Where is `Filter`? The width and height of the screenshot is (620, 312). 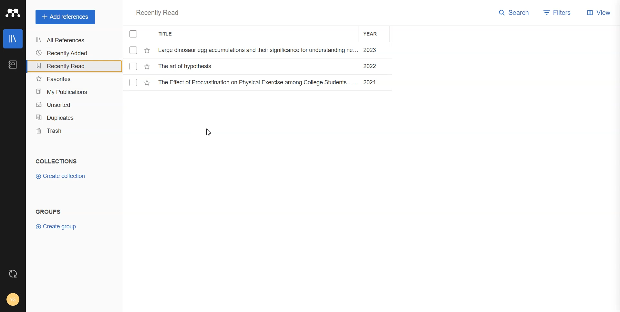 Filter is located at coordinates (558, 13).